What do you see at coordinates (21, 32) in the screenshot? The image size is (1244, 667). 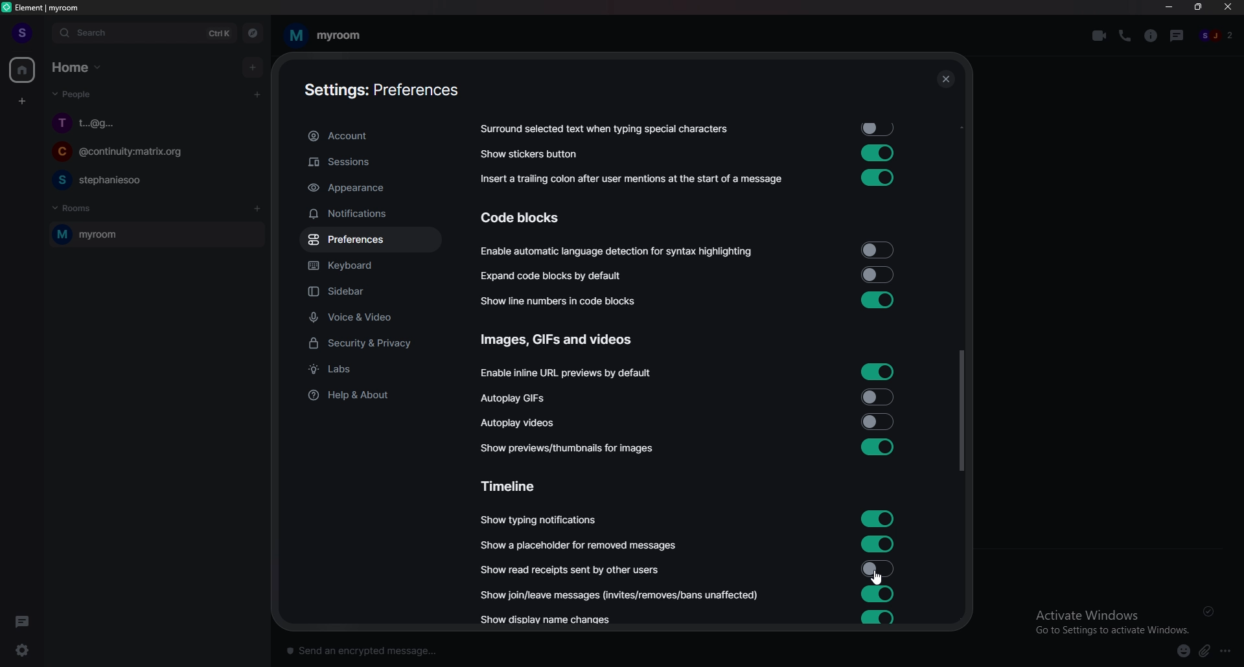 I see `profile` at bounding box center [21, 32].